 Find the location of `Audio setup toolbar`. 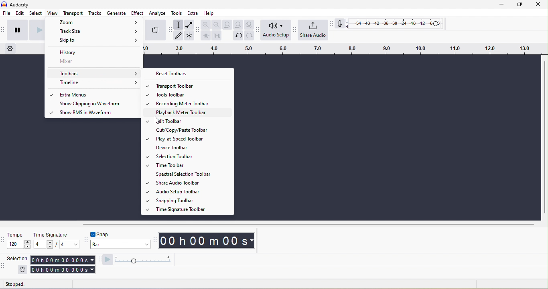

Audio setup toolbar is located at coordinates (192, 191).